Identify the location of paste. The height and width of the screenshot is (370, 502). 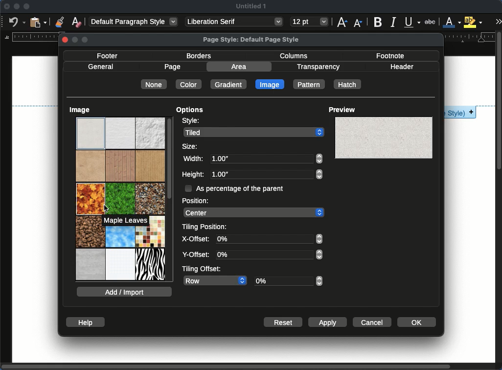
(38, 22).